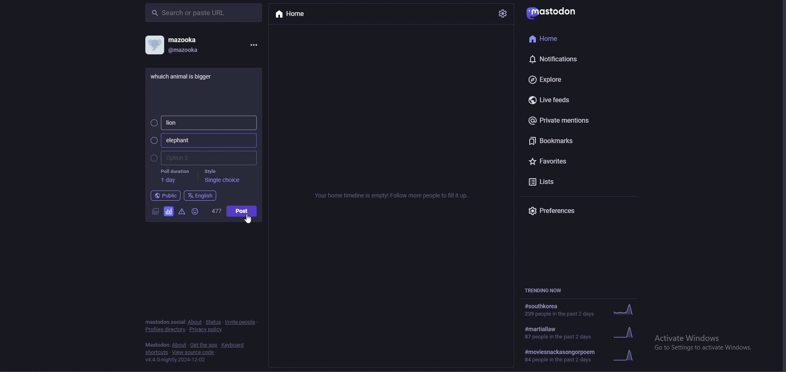  Describe the element at coordinates (207, 329) in the screenshot. I see `privacy policy` at that location.